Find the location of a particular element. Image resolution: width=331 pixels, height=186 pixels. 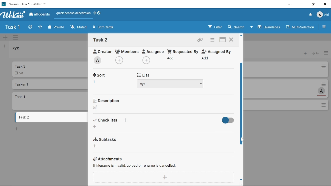

Add attachments is located at coordinates (164, 177).